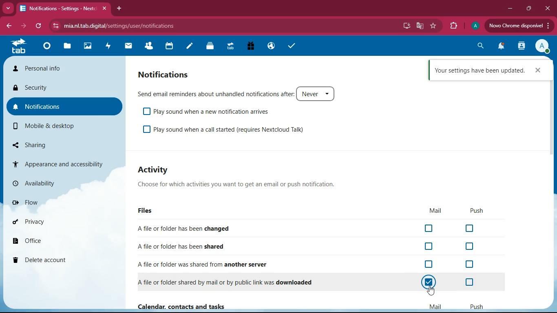  I want to click on off, so click(429, 247).